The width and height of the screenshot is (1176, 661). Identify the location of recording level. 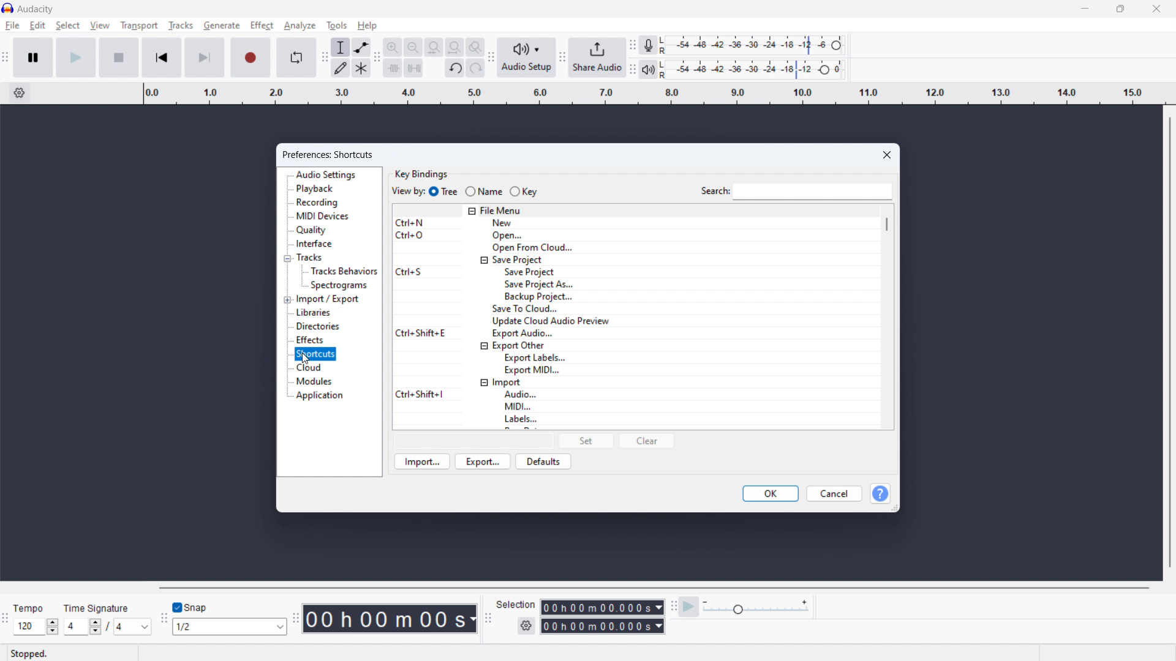
(742, 45).